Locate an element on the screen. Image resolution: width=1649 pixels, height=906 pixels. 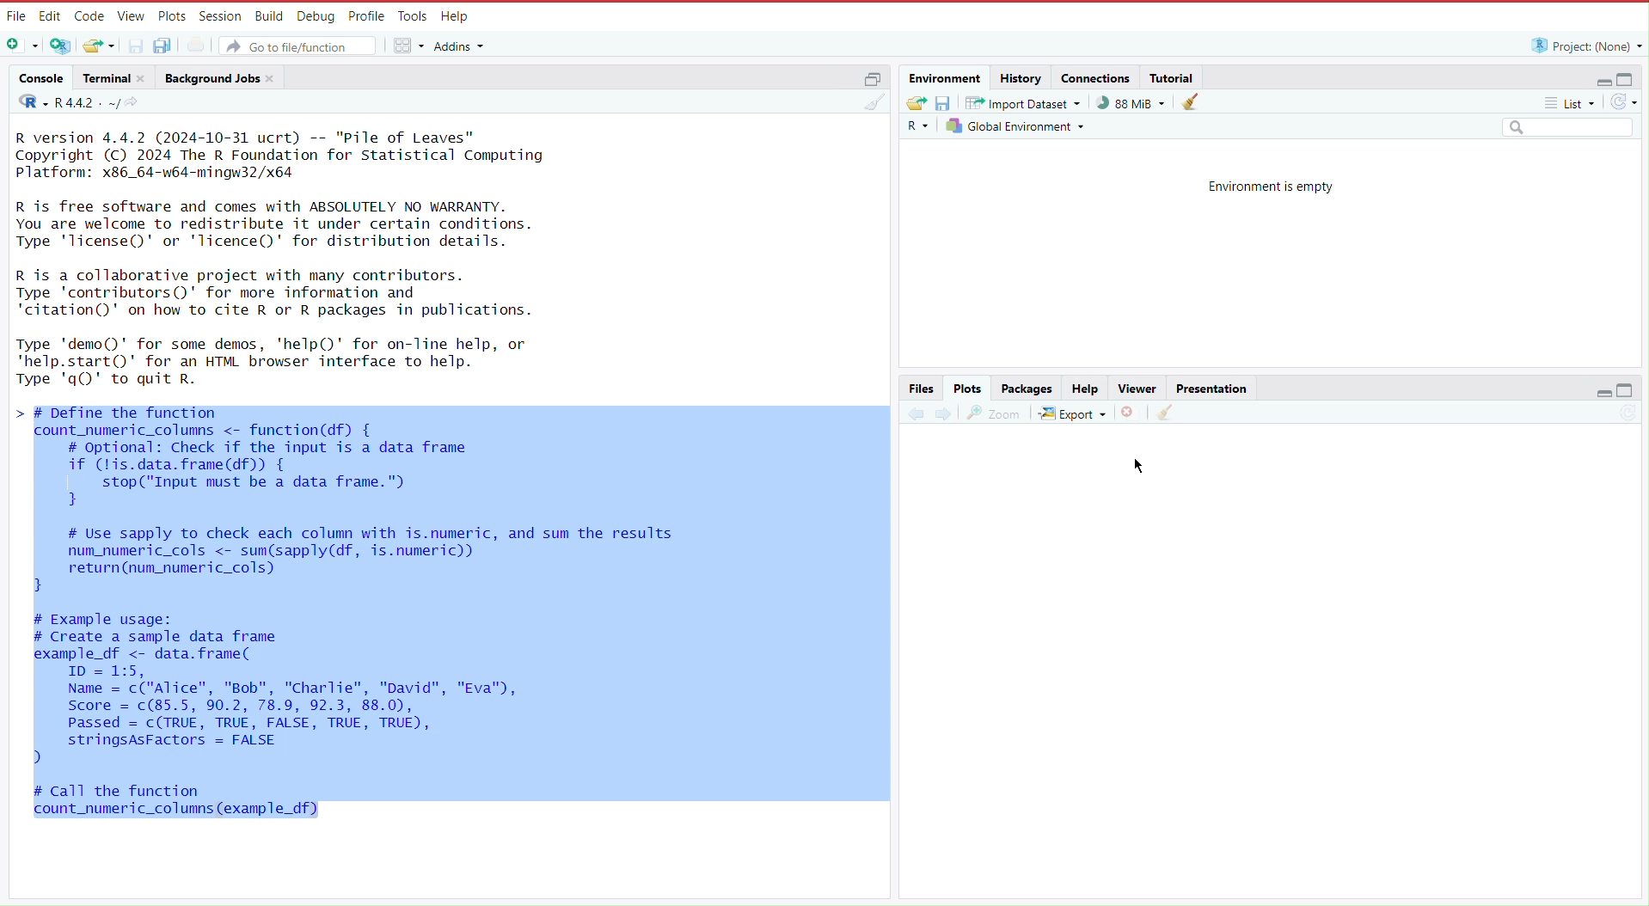
Print the current file is located at coordinates (205, 44).